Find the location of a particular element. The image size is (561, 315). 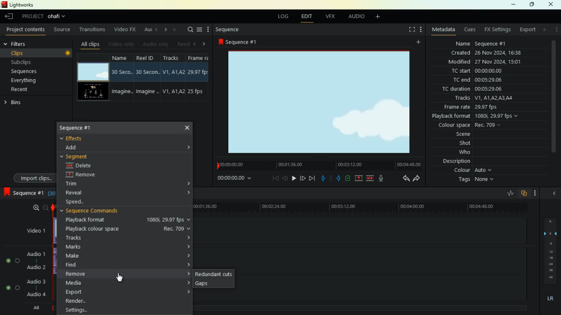

tracks V1, A1, A2, A3, A4 is located at coordinates (488, 98).